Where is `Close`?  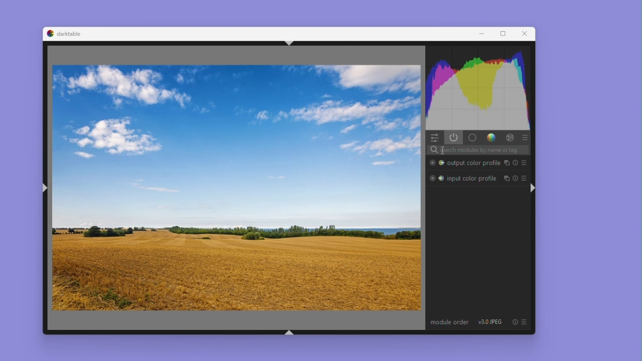 Close is located at coordinates (526, 34).